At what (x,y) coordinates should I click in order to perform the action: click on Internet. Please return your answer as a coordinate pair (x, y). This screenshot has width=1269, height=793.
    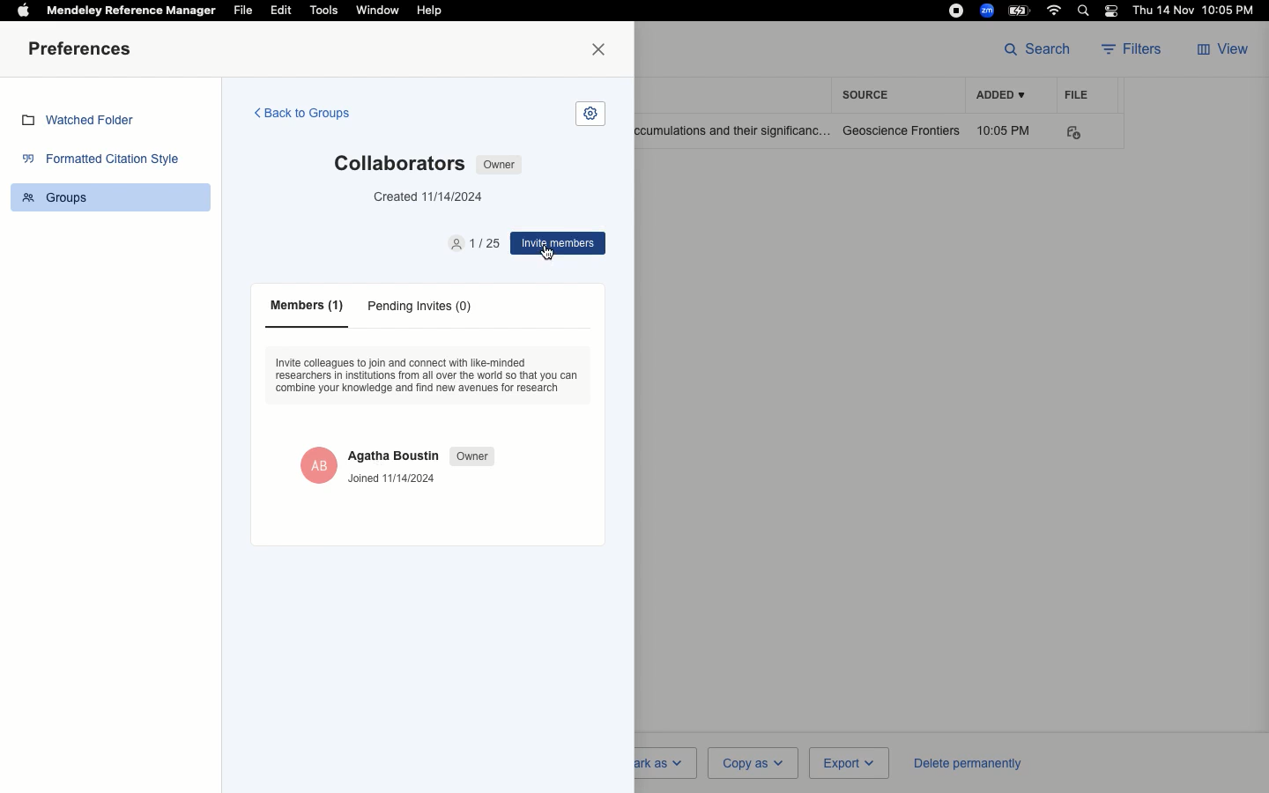
    Looking at the image, I should click on (1056, 11).